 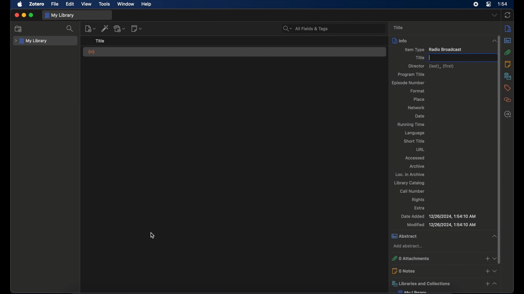 I want to click on new collection, so click(x=18, y=29).